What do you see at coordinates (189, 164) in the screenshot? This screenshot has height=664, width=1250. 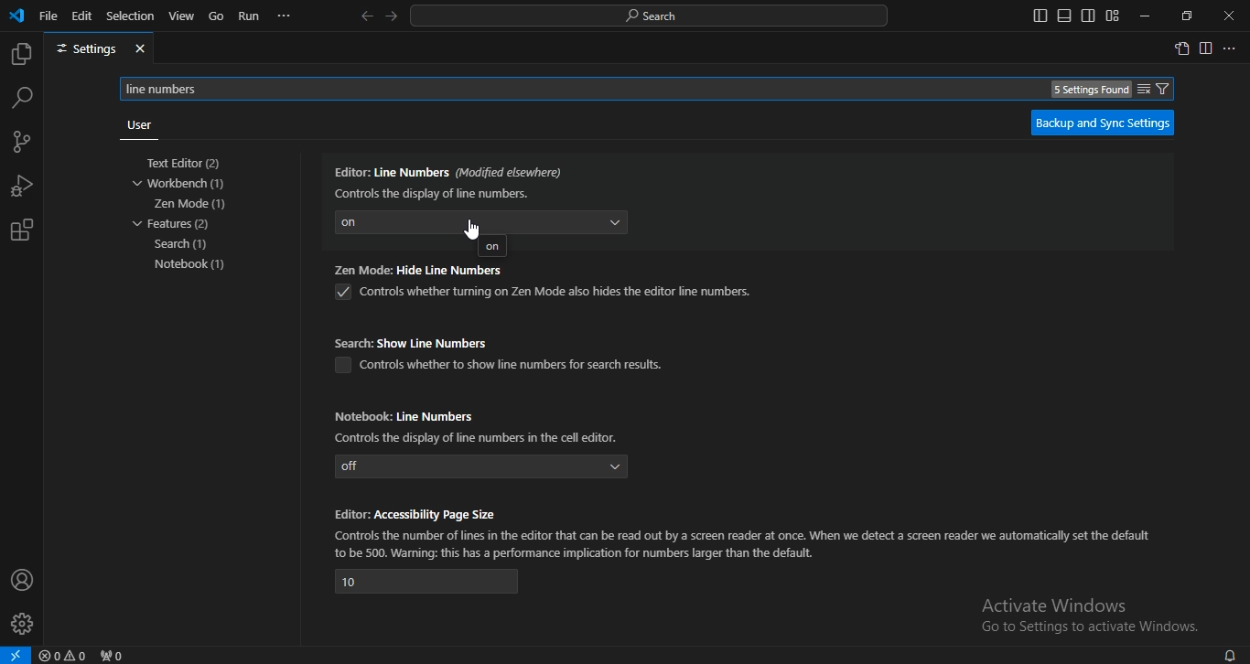 I see `text editor` at bounding box center [189, 164].